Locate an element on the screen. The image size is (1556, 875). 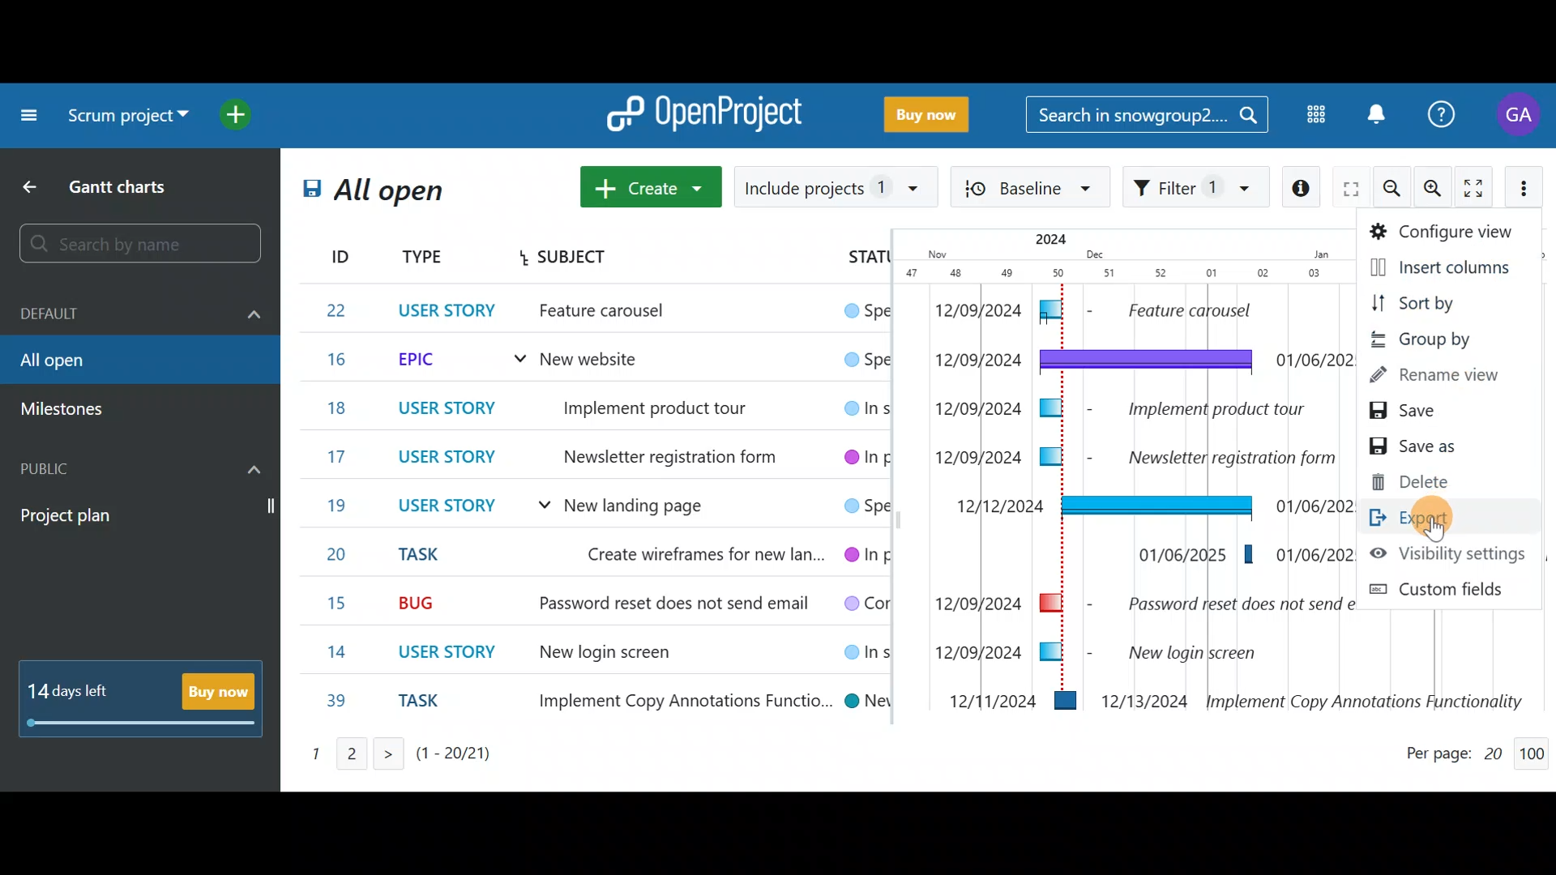
Visibility setting is located at coordinates (1444, 551).